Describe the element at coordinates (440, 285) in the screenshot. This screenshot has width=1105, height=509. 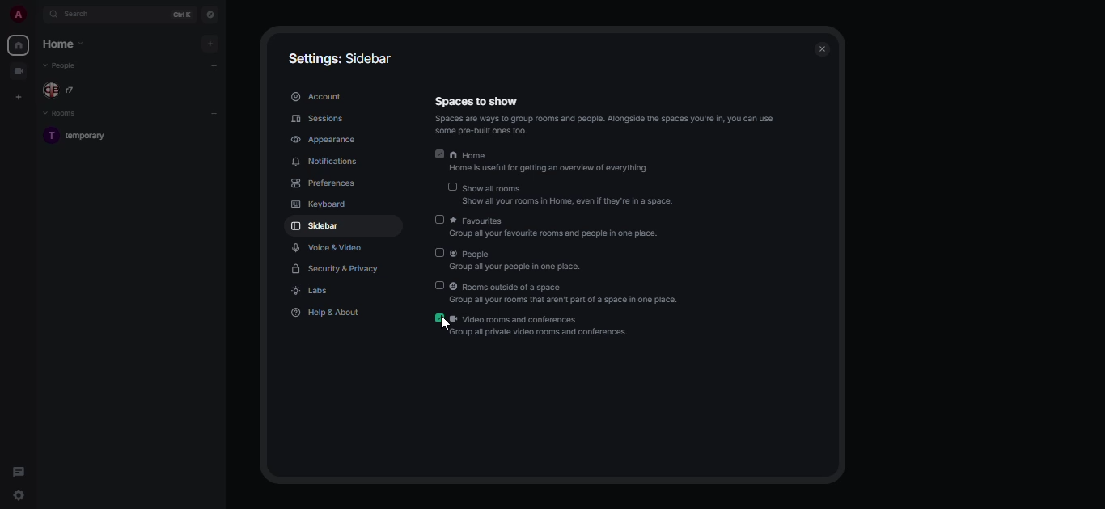
I see `disabled` at that location.